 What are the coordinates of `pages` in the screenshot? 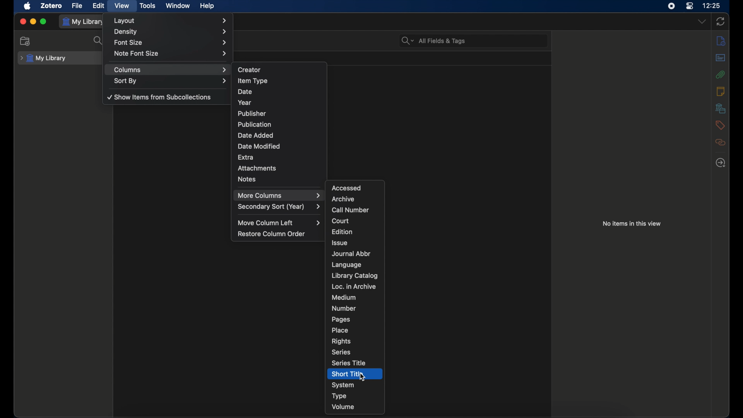 It's located at (341, 320).